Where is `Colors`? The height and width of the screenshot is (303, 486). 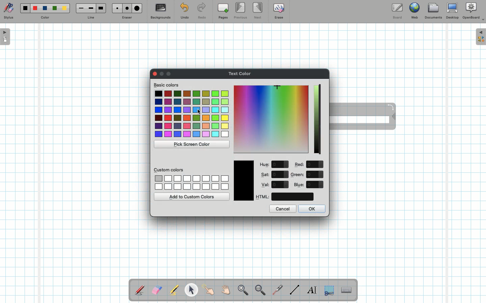
Colors is located at coordinates (192, 114).